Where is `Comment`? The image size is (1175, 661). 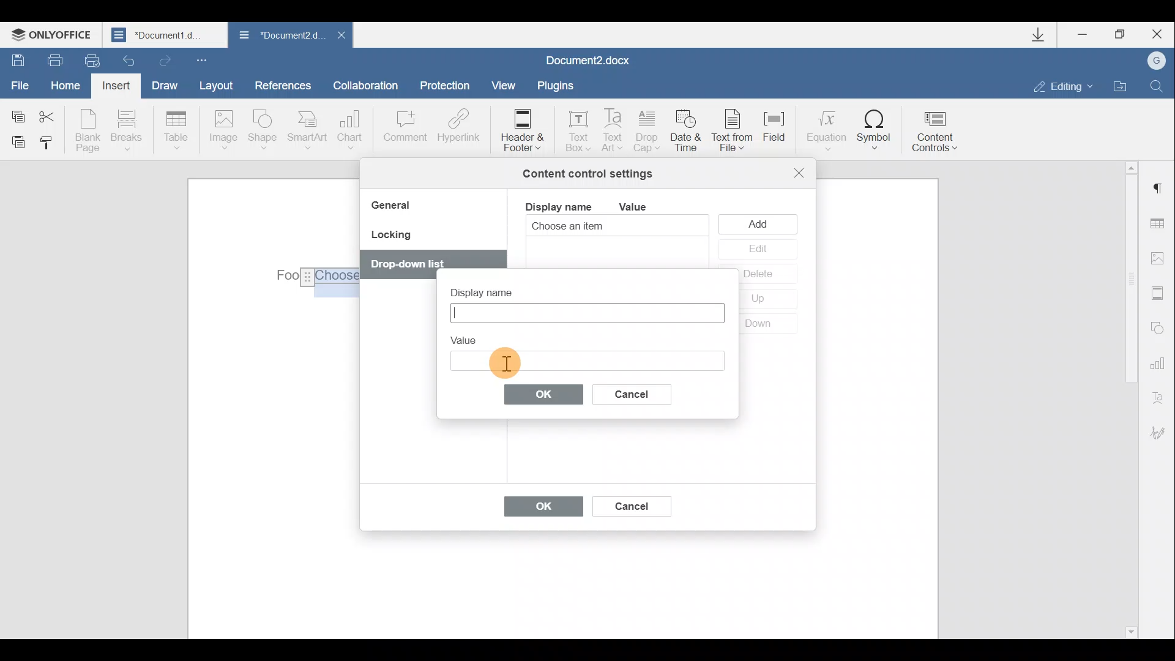 Comment is located at coordinates (405, 132).